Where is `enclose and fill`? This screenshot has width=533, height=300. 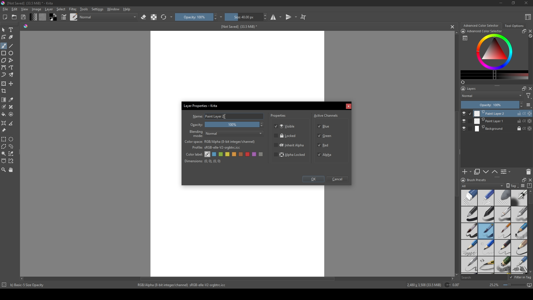
enclose and fill is located at coordinates (12, 114).